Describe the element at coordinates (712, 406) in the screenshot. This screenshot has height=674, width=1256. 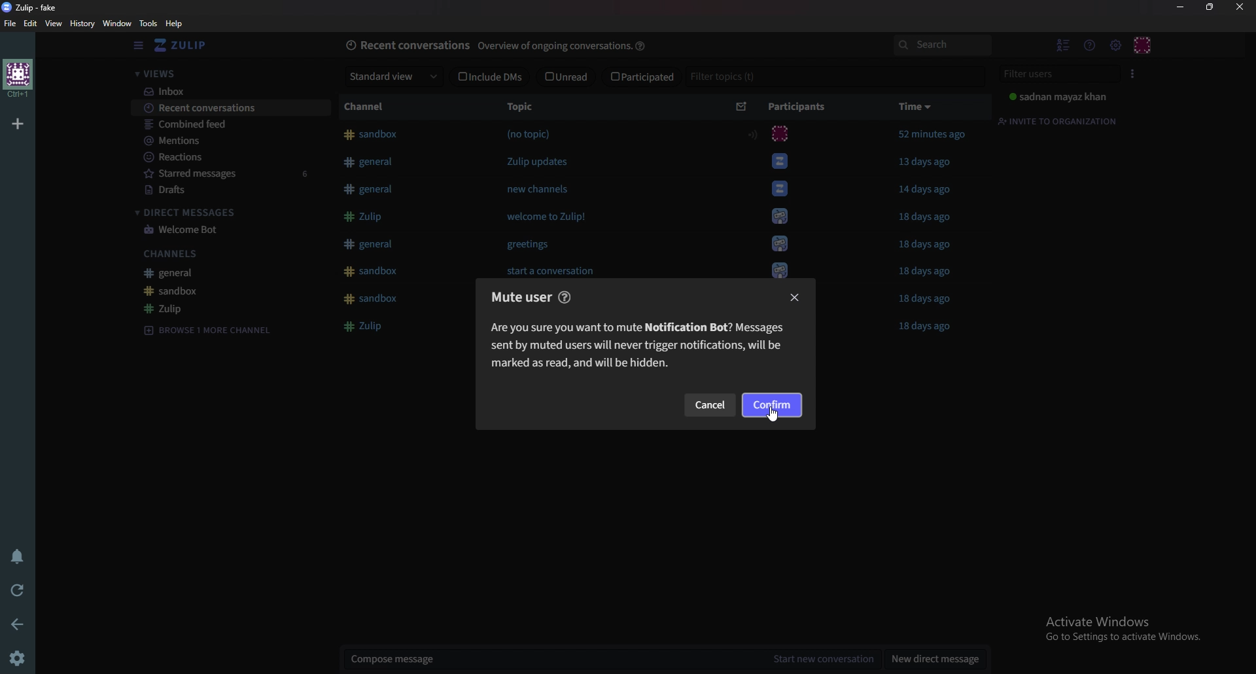
I see `cancel` at that location.